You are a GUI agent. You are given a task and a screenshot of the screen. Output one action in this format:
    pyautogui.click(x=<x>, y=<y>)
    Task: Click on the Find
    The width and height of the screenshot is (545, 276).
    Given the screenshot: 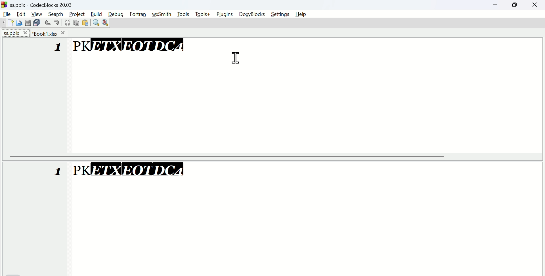 What is the action you would take?
    pyautogui.click(x=96, y=22)
    